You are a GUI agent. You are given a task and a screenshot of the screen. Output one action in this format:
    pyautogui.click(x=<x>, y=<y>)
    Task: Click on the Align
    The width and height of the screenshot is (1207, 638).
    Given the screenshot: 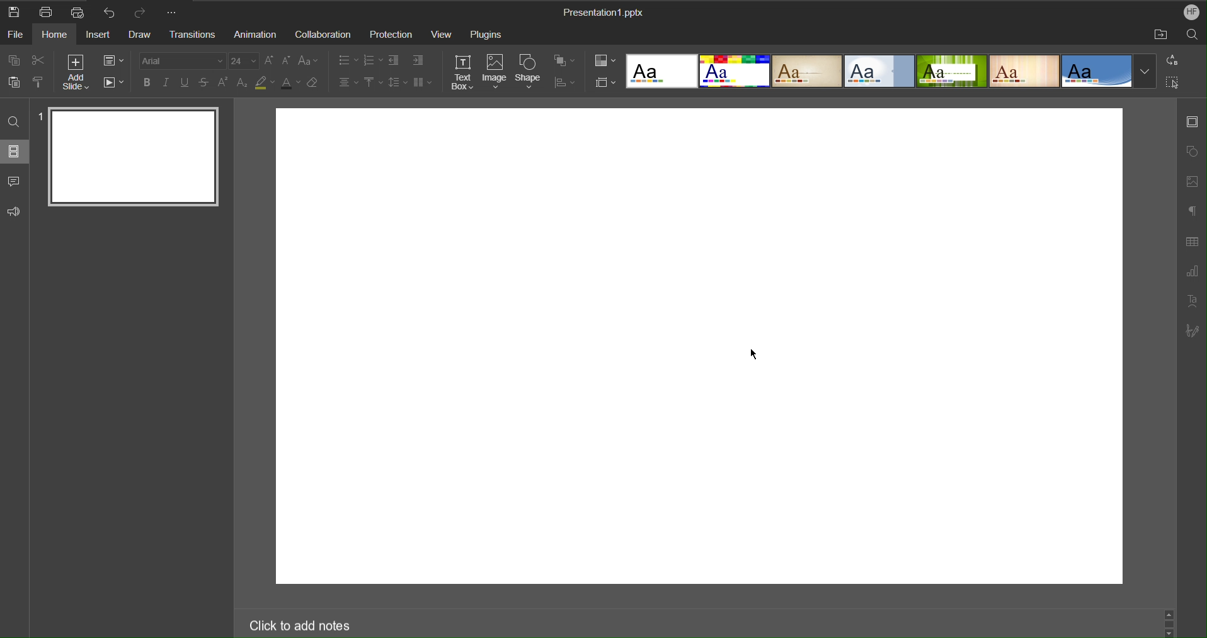 What is the action you would take?
    pyautogui.click(x=564, y=80)
    